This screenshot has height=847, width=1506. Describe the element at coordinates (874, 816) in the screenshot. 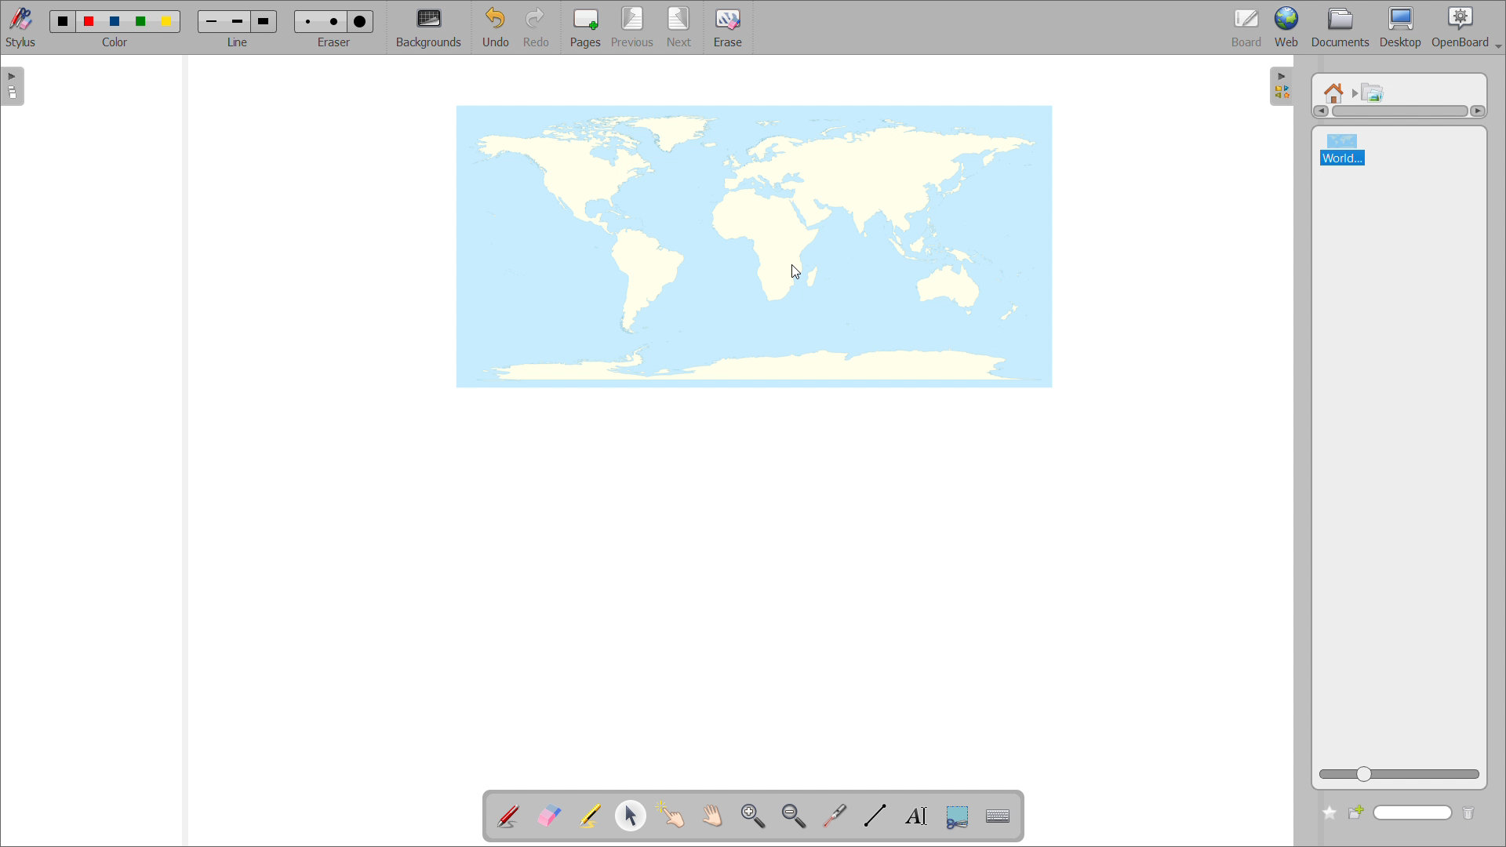

I see `draw lines` at that location.